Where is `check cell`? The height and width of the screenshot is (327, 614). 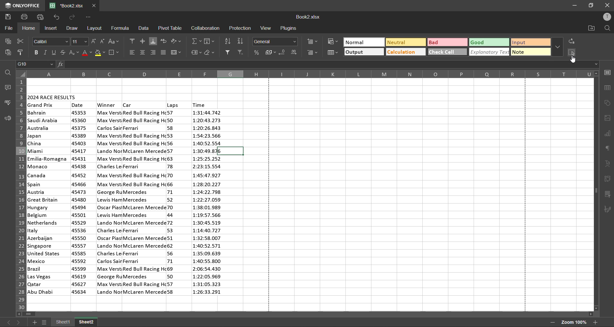
check cell is located at coordinates (447, 52).